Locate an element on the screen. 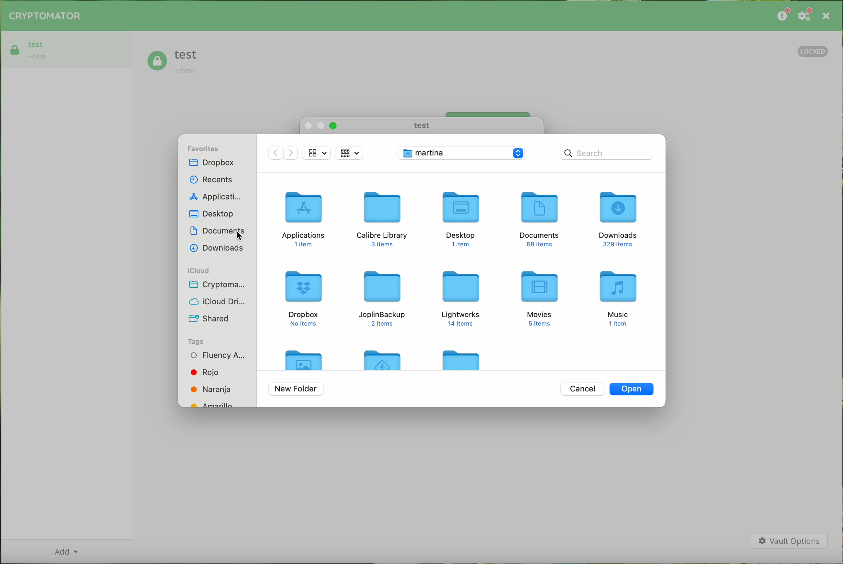  desktop is located at coordinates (459, 218).